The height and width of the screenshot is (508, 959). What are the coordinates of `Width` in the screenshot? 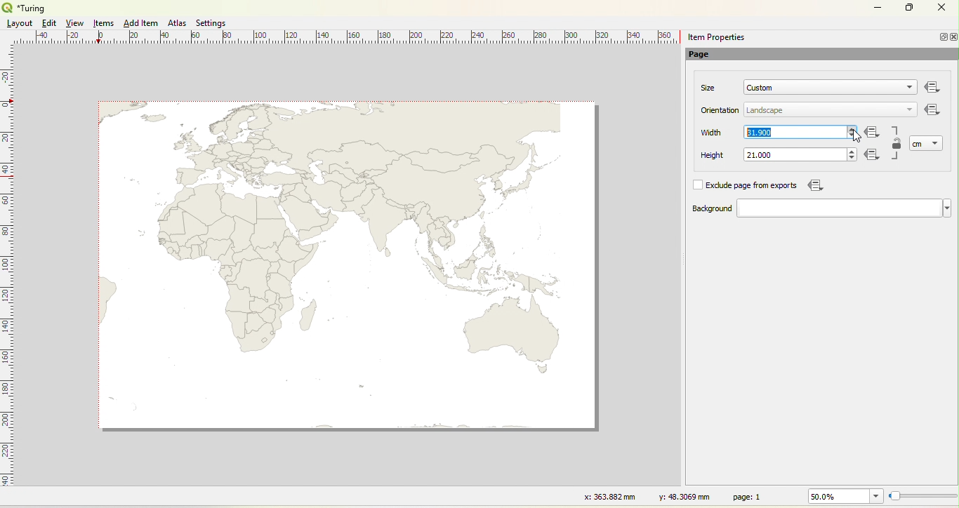 It's located at (712, 133).